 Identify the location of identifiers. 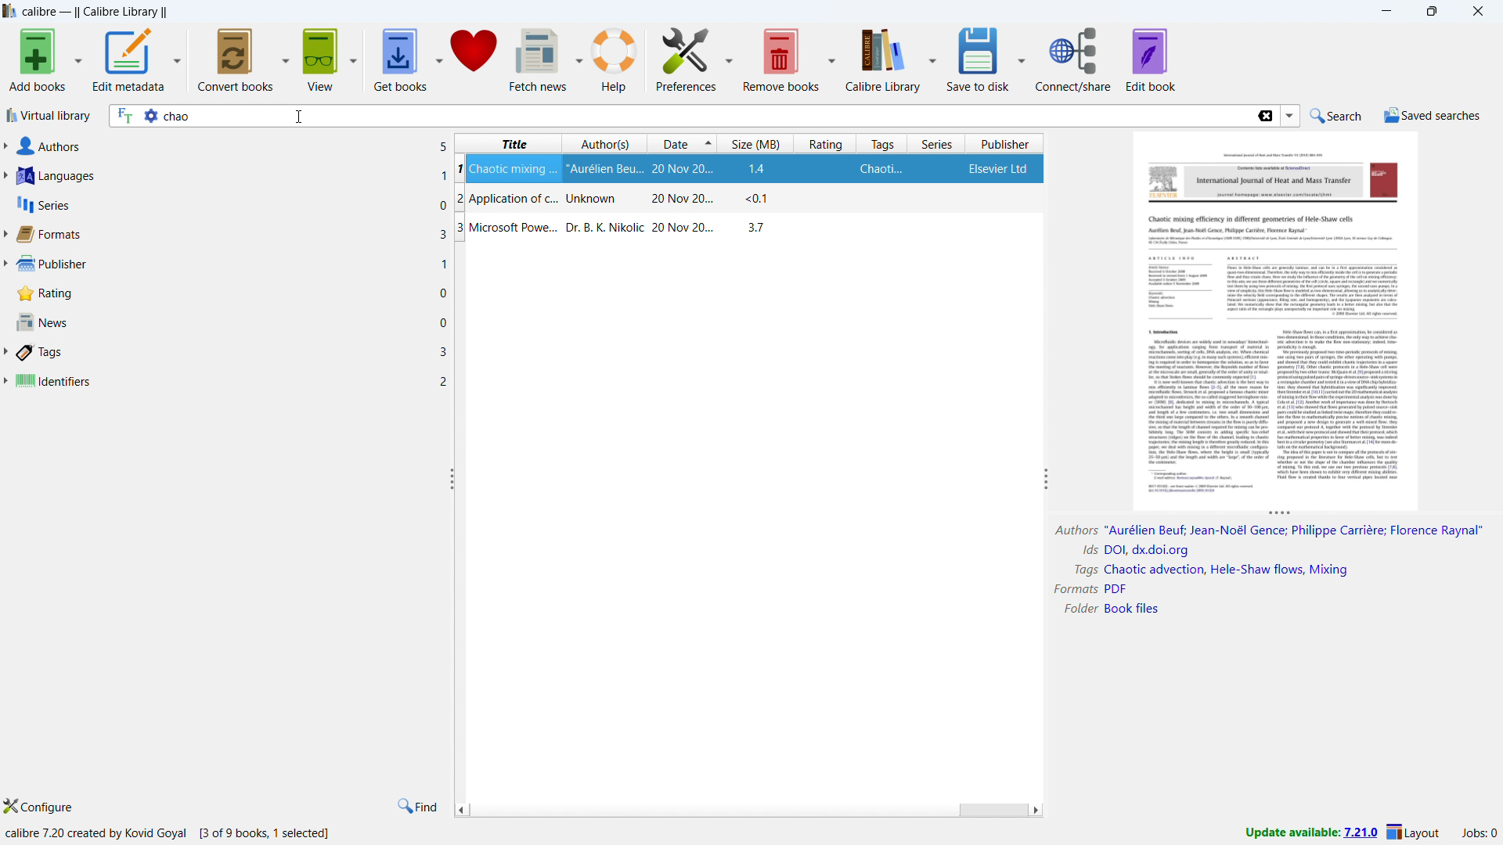
(232, 382).